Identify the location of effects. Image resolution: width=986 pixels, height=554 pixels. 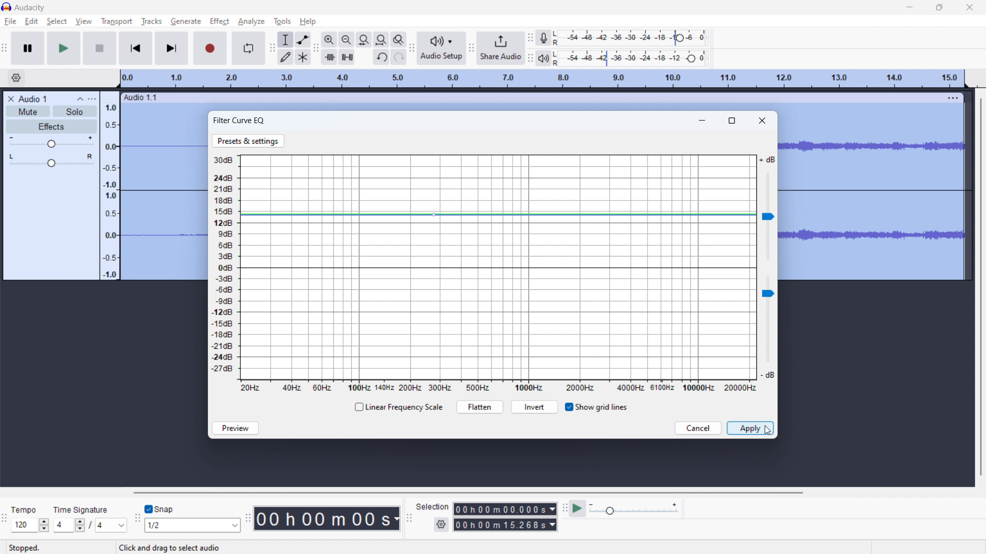
(52, 127).